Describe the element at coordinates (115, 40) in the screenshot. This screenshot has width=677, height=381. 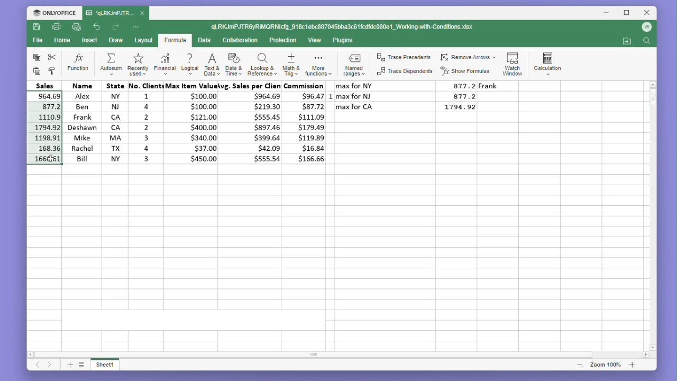
I see `Draw` at that location.